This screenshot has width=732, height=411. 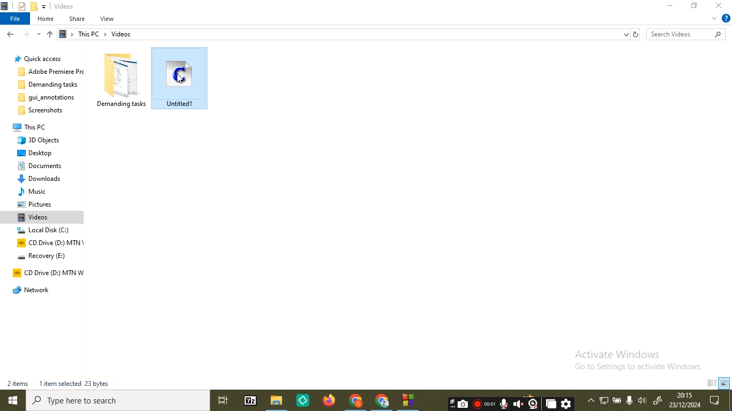 I want to click on folder, so click(x=42, y=230).